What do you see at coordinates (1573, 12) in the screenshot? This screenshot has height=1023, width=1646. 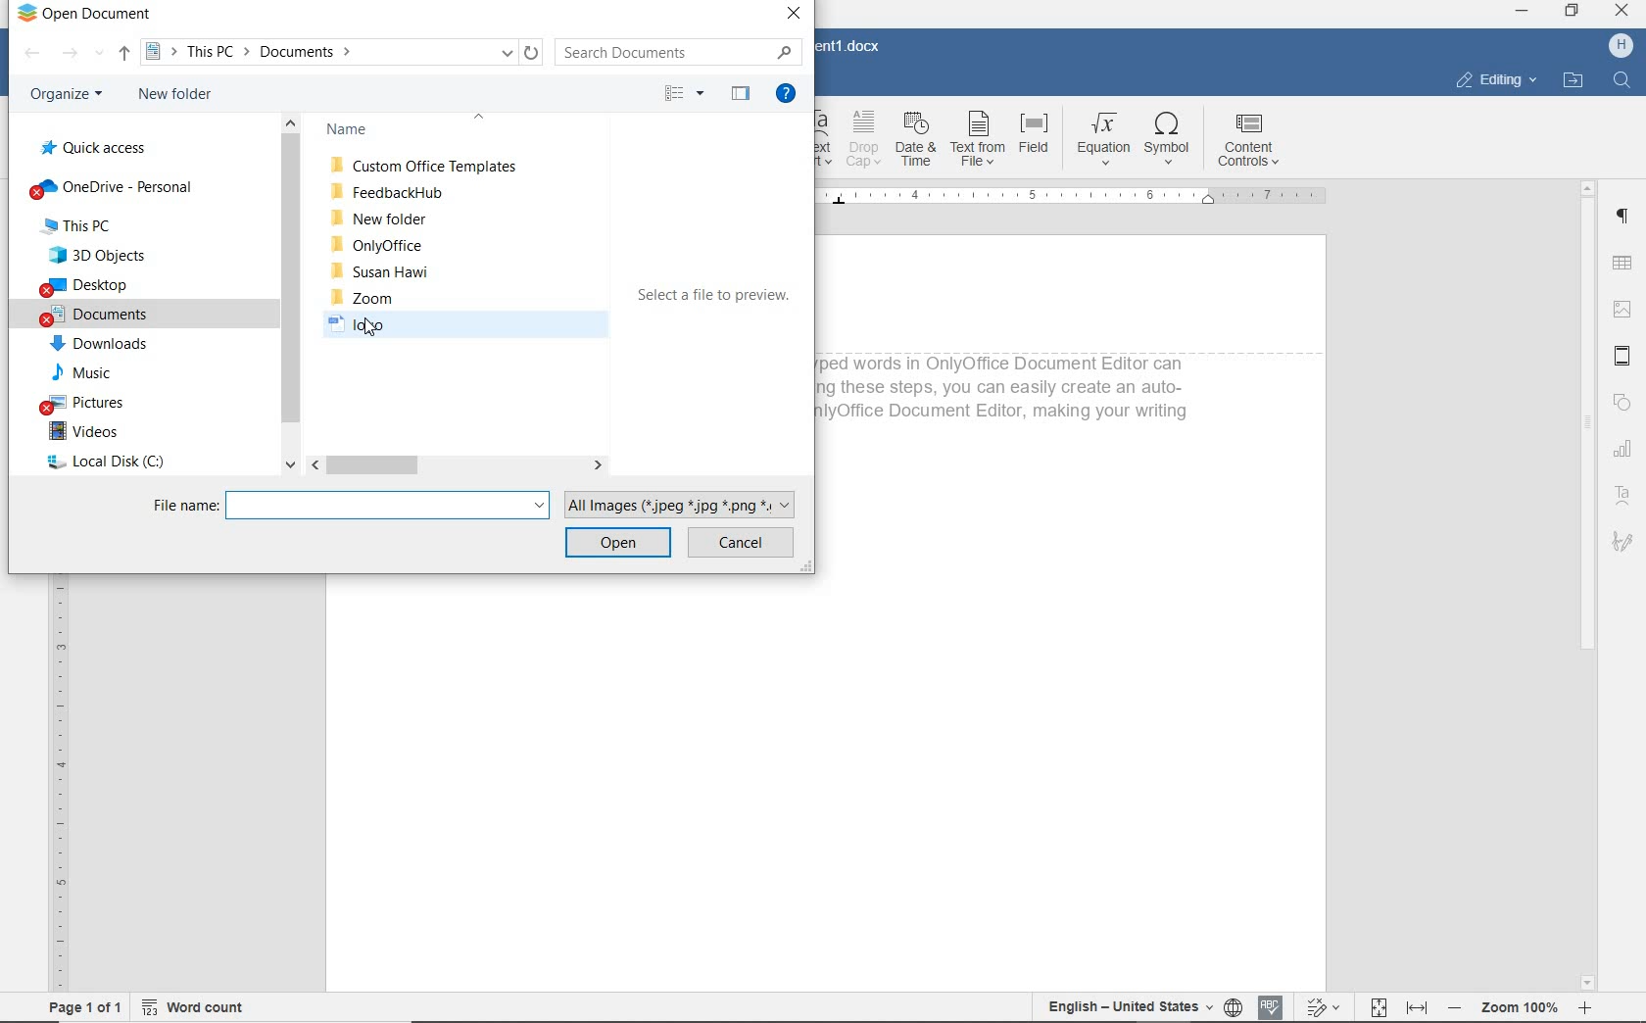 I see `maximize` at bounding box center [1573, 12].